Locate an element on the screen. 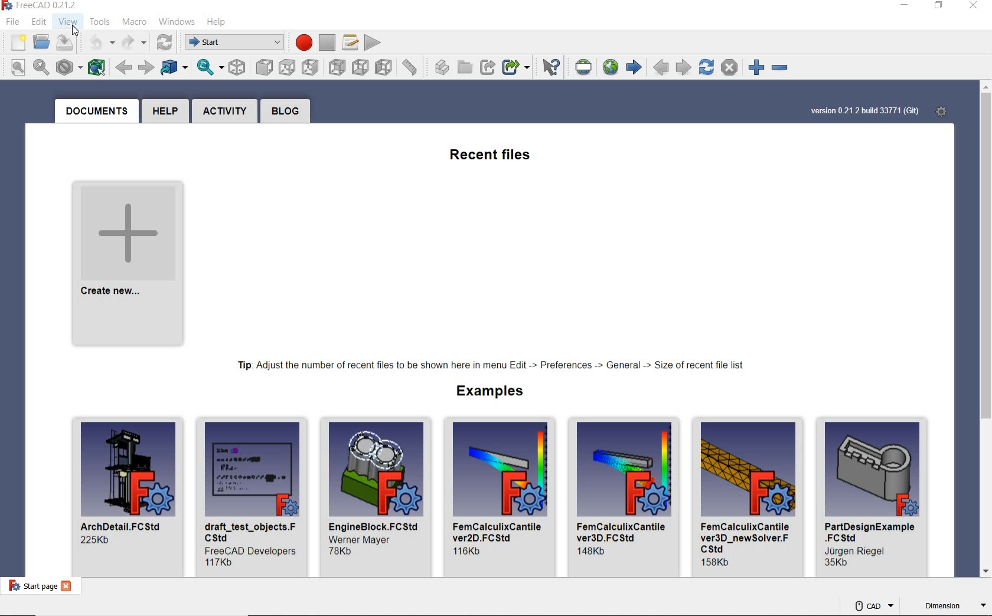  scrollbar is located at coordinates (986, 330).